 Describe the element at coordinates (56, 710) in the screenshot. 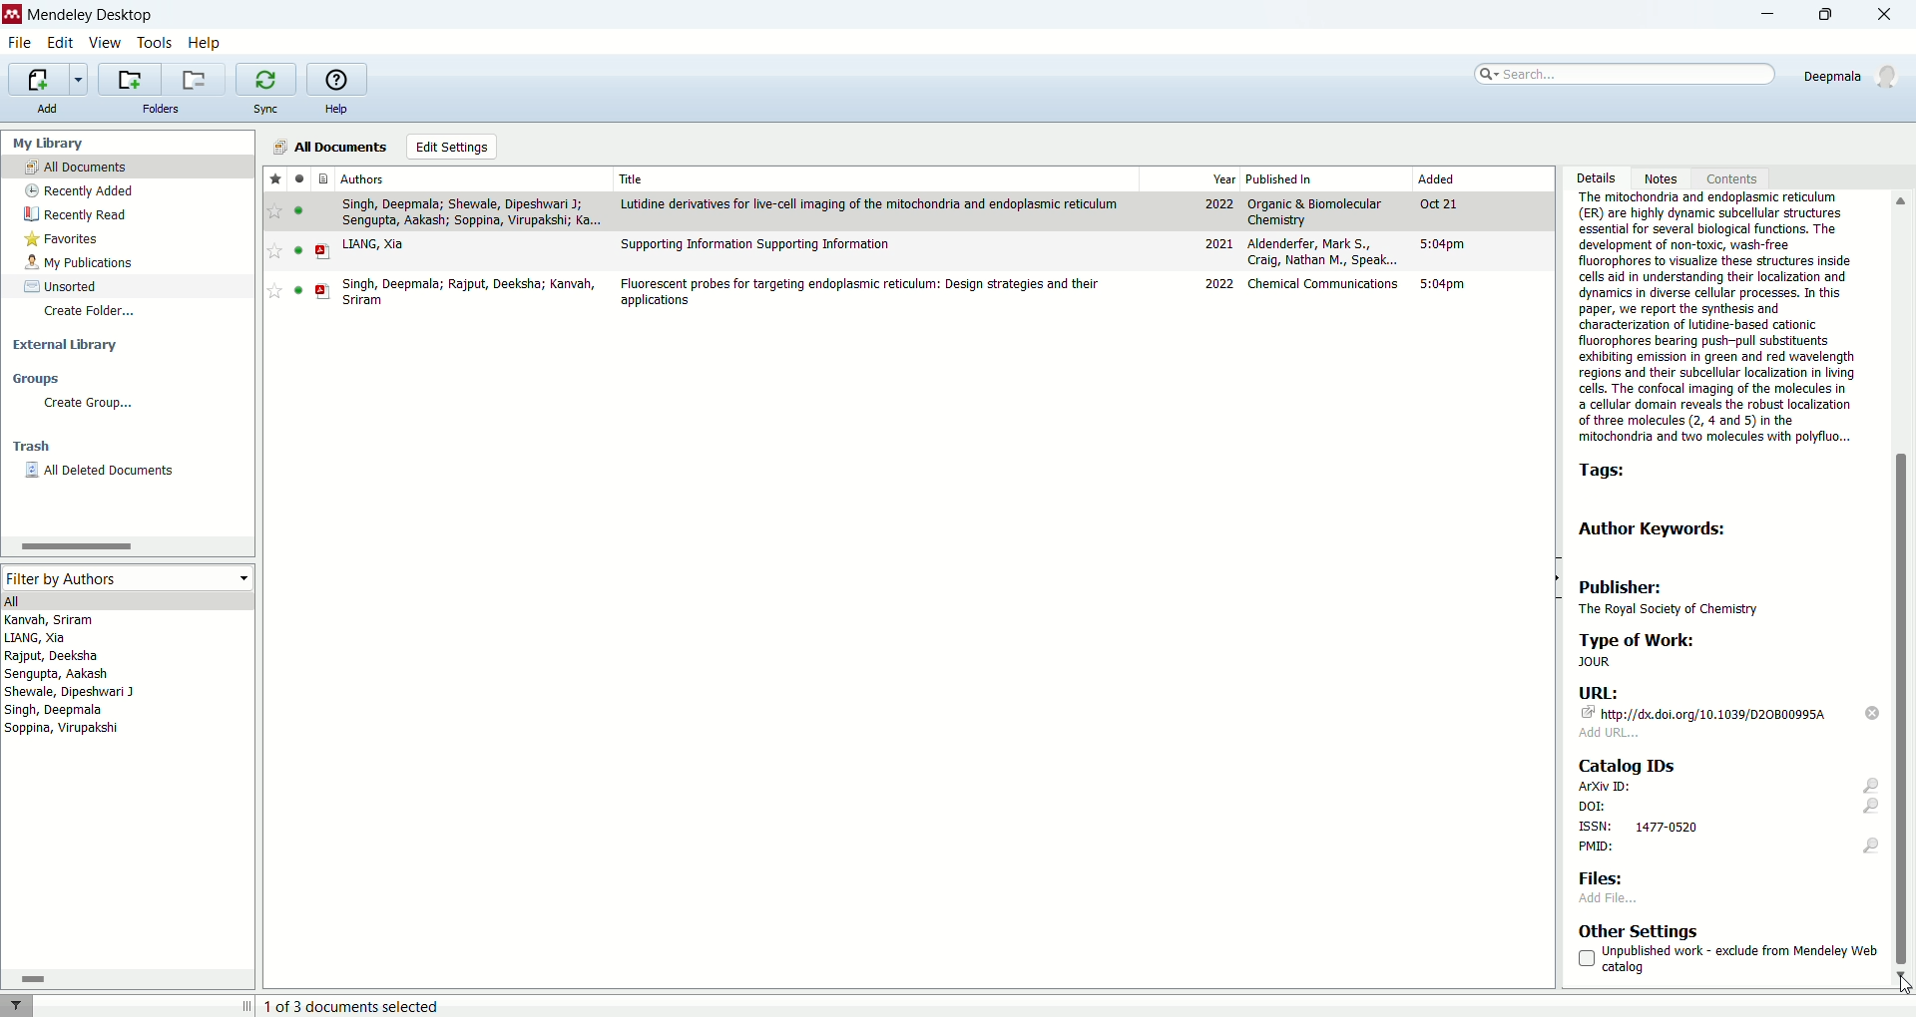

I see `singh, deepmala` at that location.